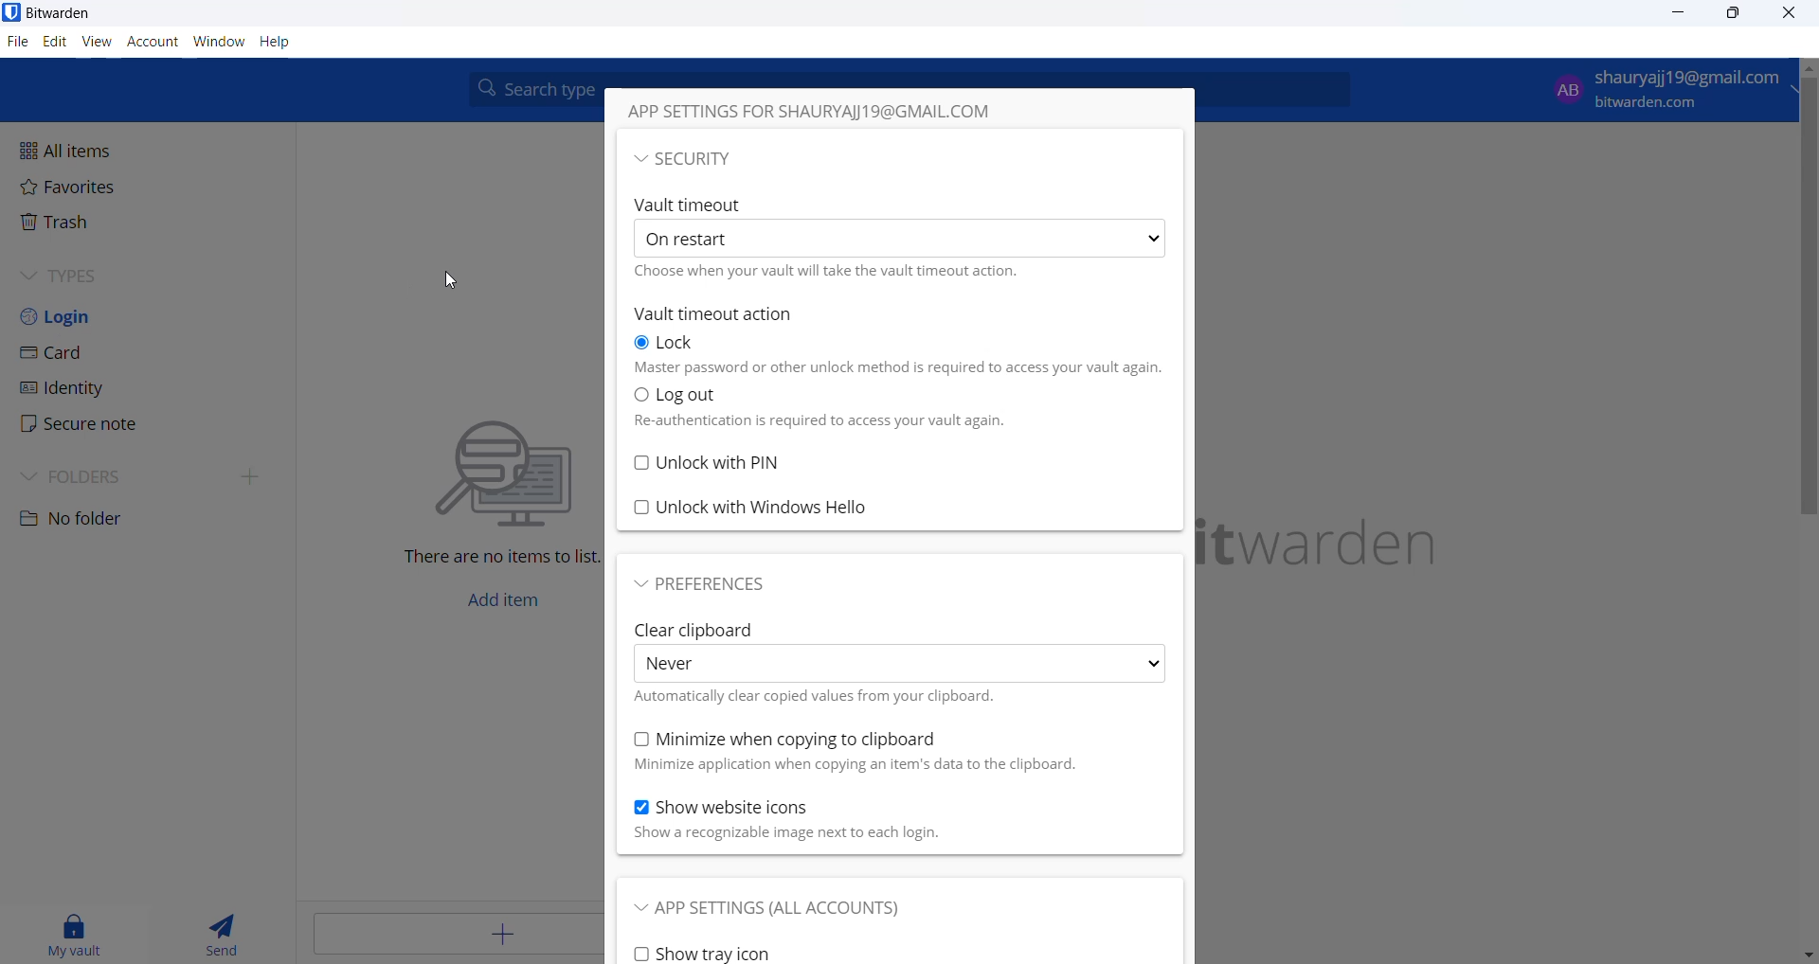  Describe the element at coordinates (1696, 87) in the screenshot. I see `shauryajj19@gmail.com bitwarden.com` at that location.